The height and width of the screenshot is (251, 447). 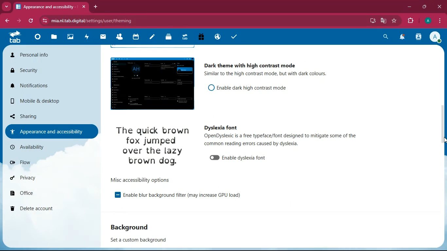 I want to click on office, so click(x=45, y=191).